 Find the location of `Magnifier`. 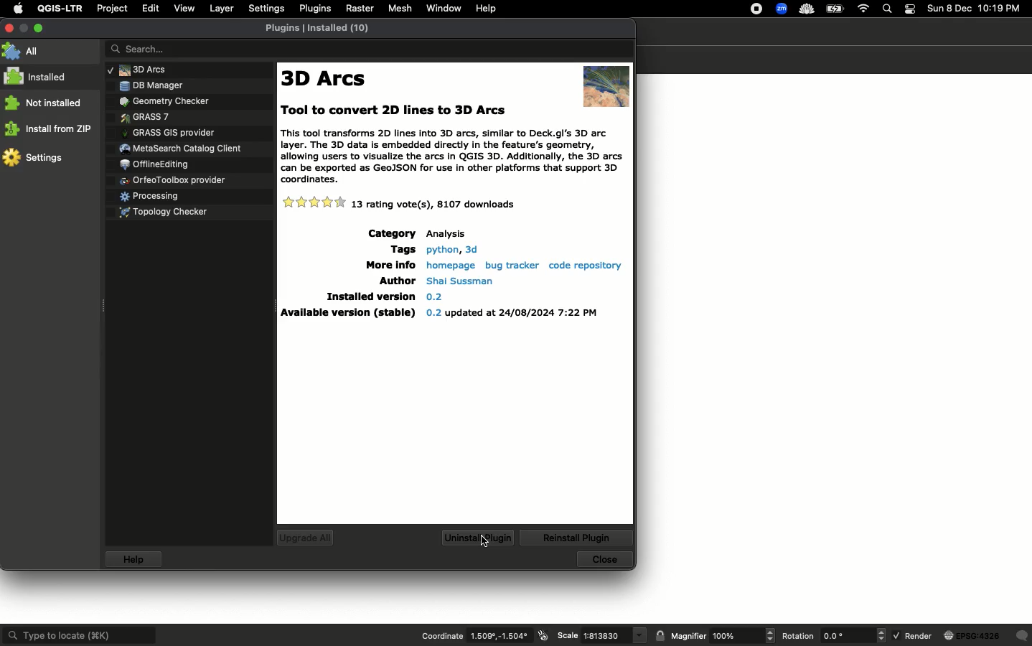

Magnifier is located at coordinates (715, 636).